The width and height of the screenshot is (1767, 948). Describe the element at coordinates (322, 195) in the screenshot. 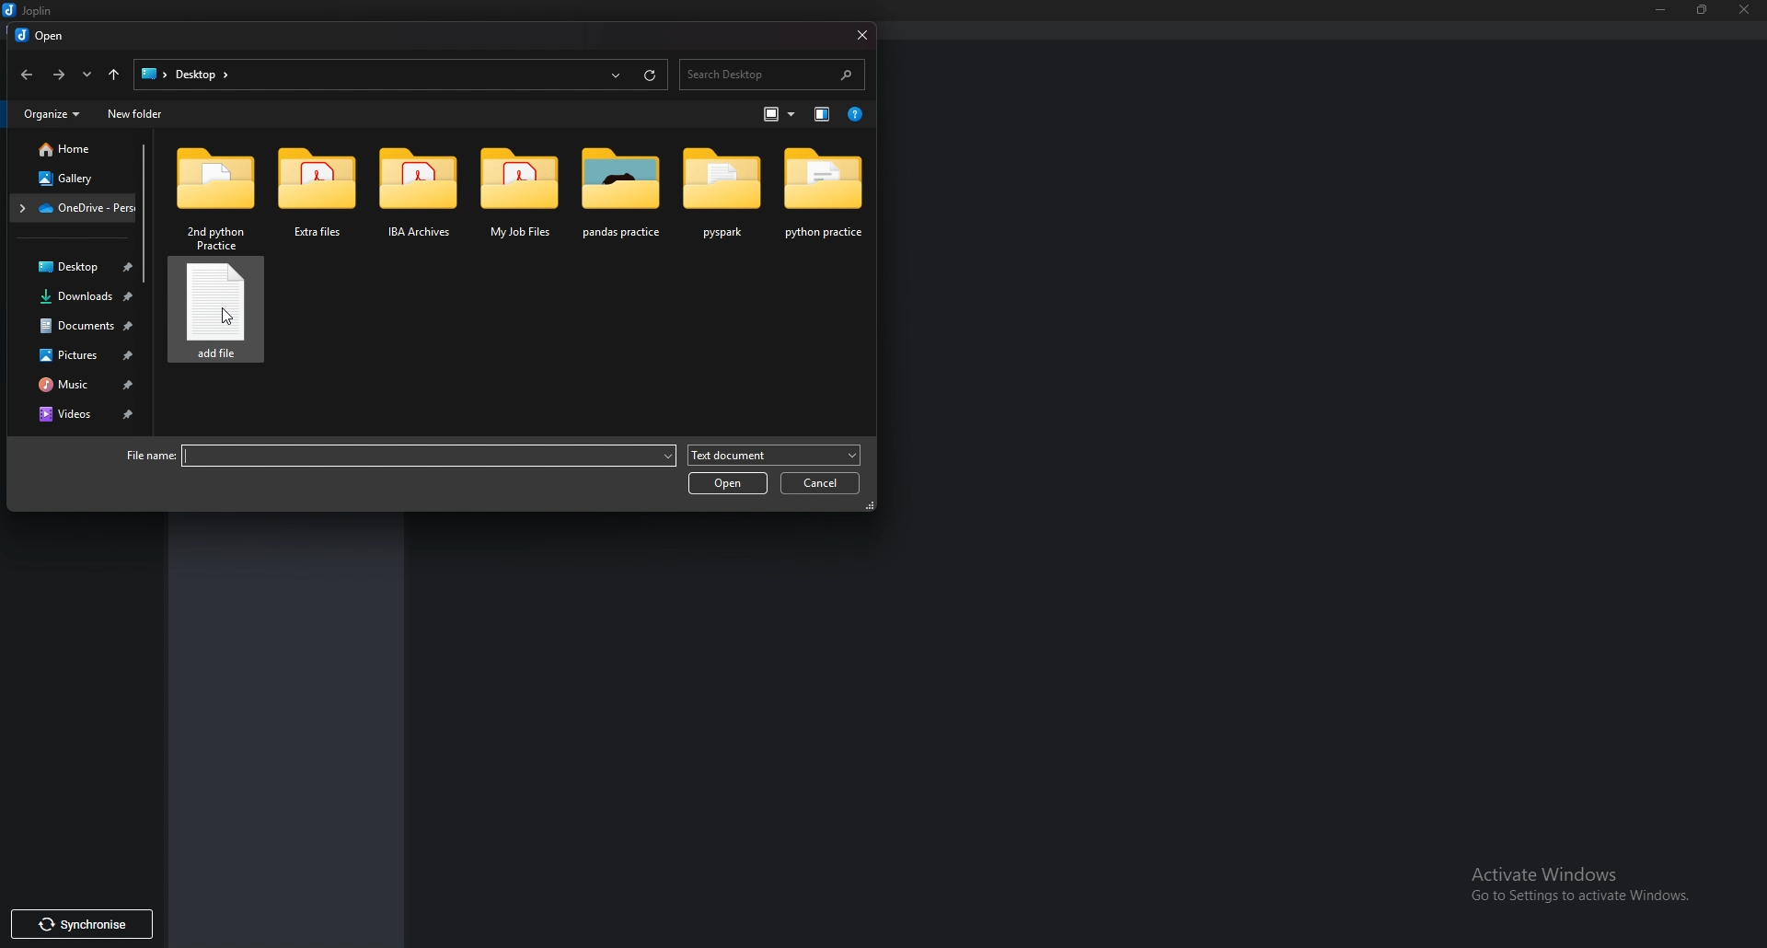

I see `Folder` at that location.